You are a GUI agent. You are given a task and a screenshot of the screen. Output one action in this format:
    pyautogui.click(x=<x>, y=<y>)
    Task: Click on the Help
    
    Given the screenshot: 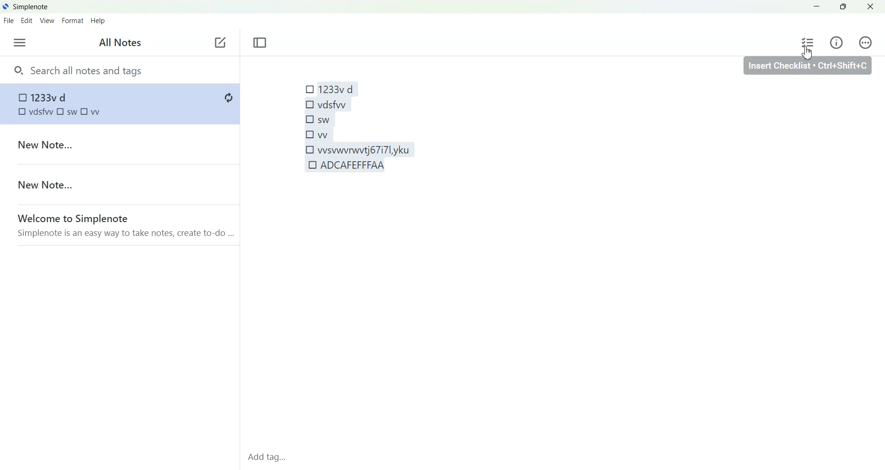 What is the action you would take?
    pyautogui.click(x=98, y=20)
    